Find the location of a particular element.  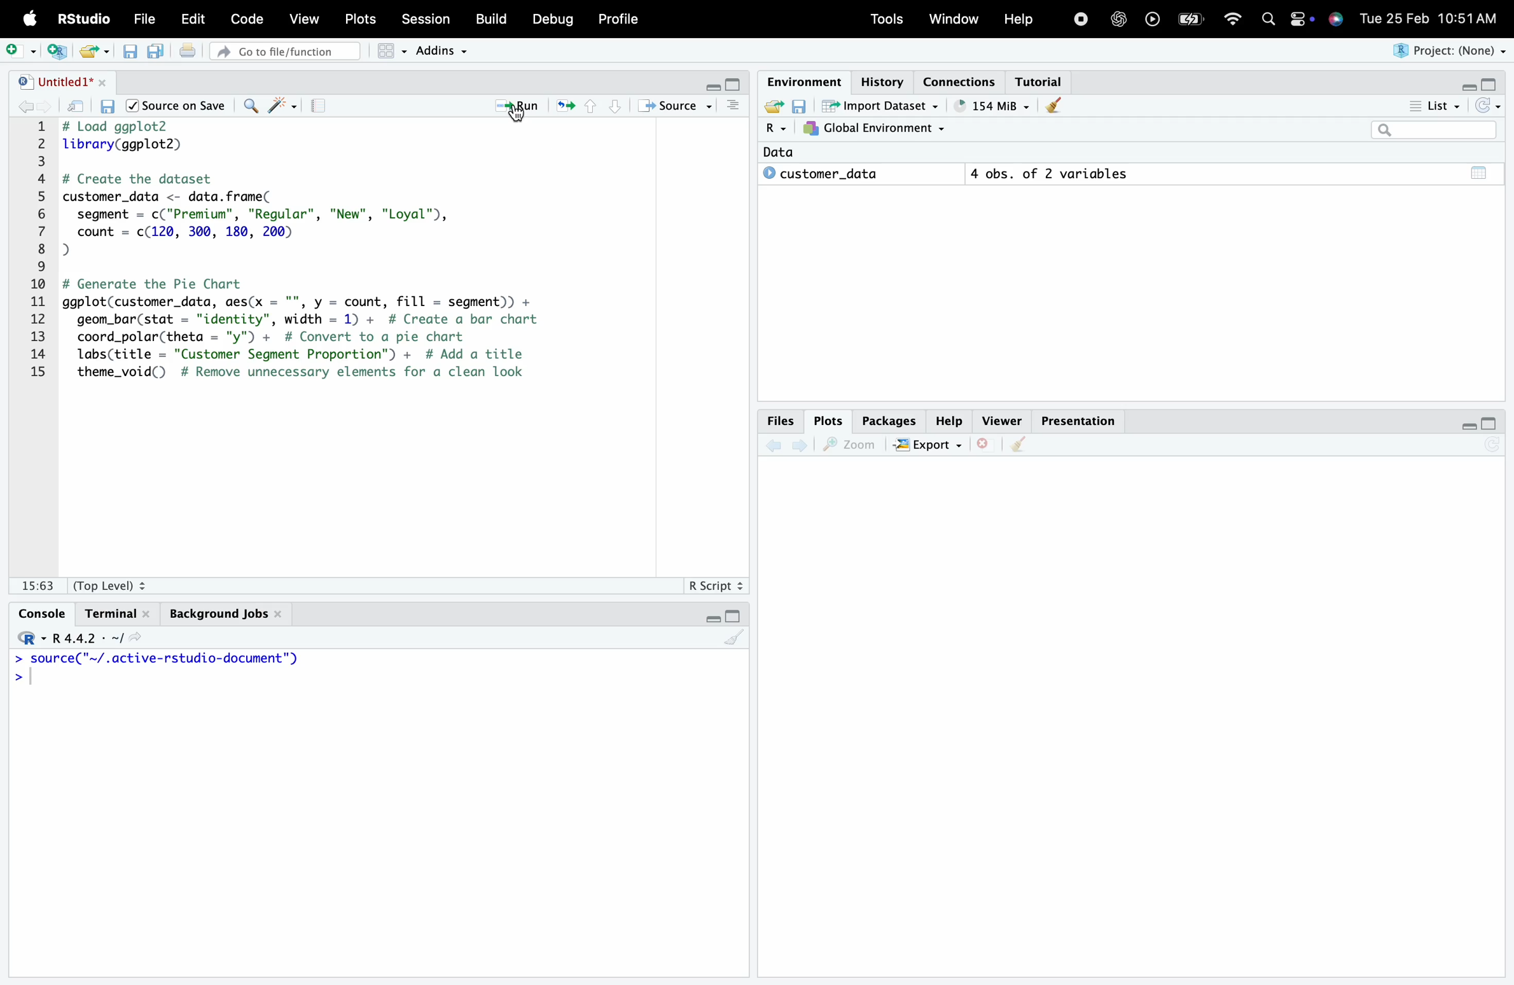

search is located at coordinates (1432, 131).